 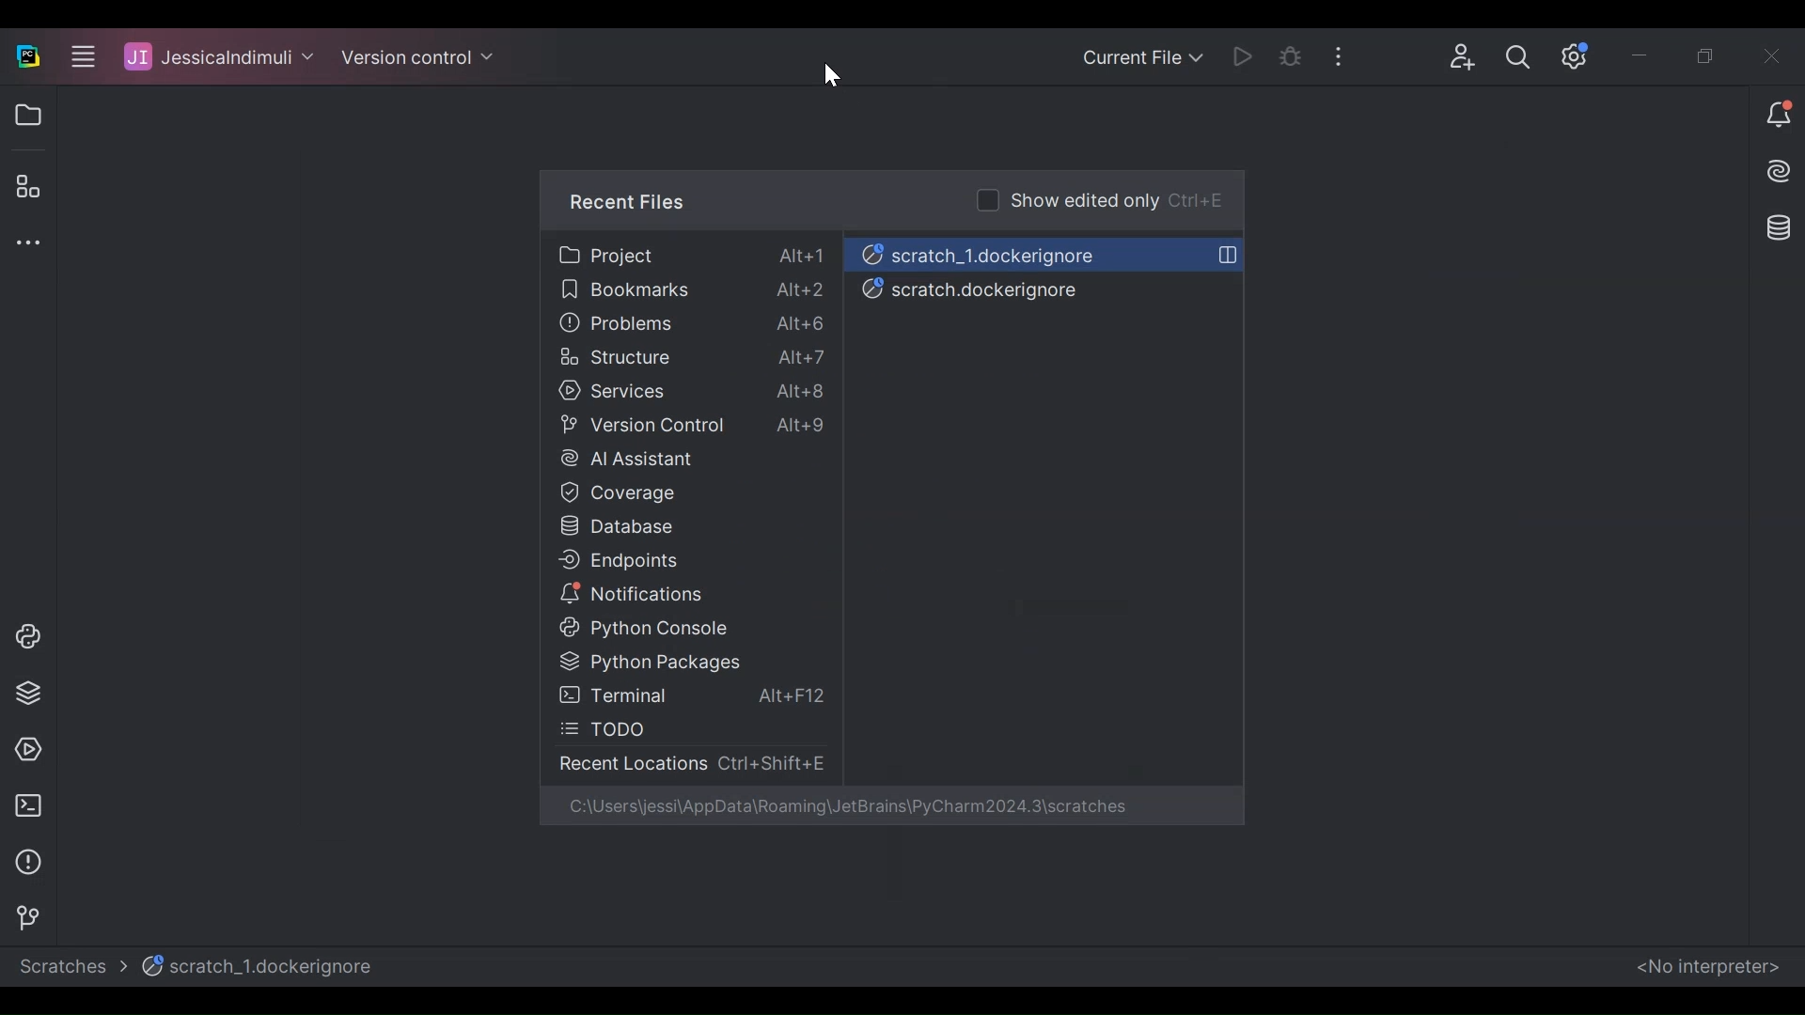 I want to click on Database, so click(x=1781, y=231).